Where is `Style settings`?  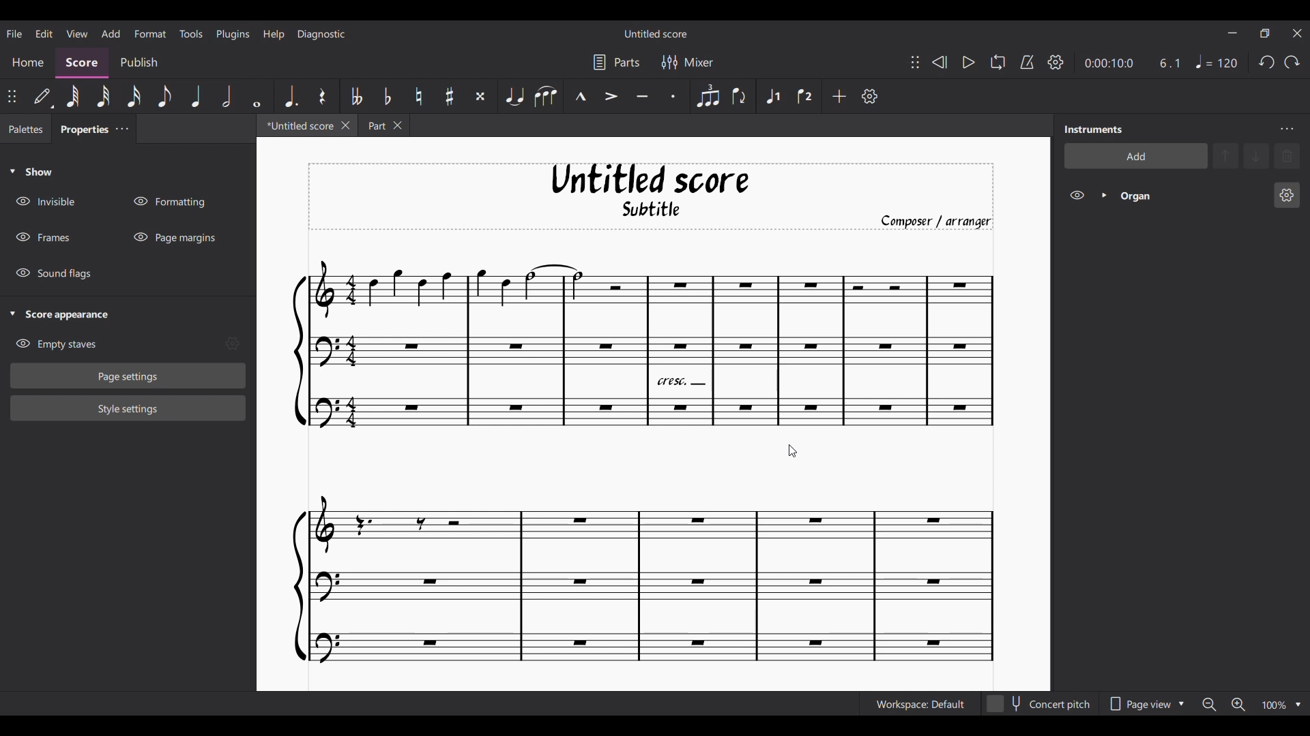 Style settings is located at coordinates (128, 409).